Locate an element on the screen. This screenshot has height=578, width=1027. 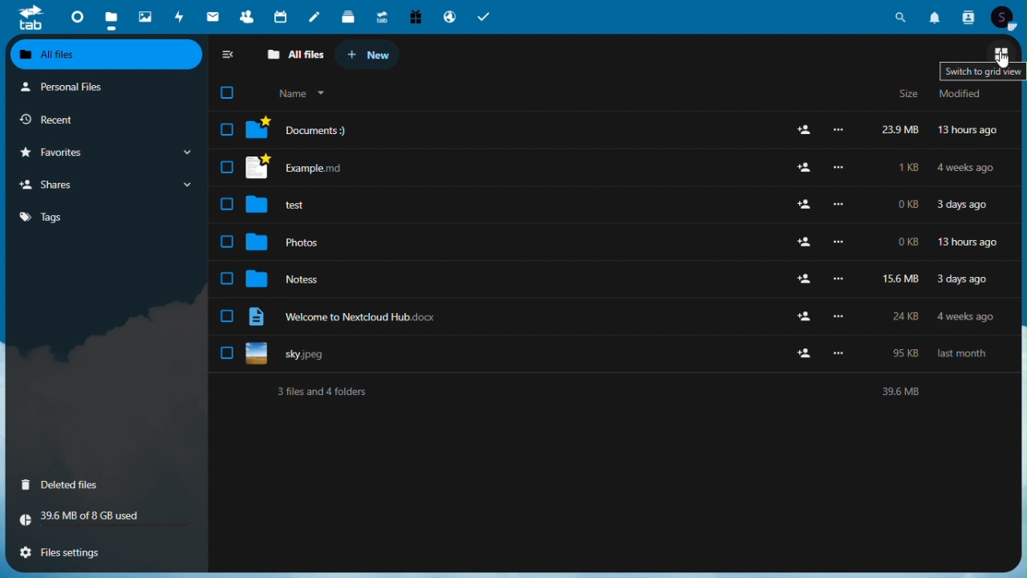
collapse sidebar is located at coordinates (229, 54).